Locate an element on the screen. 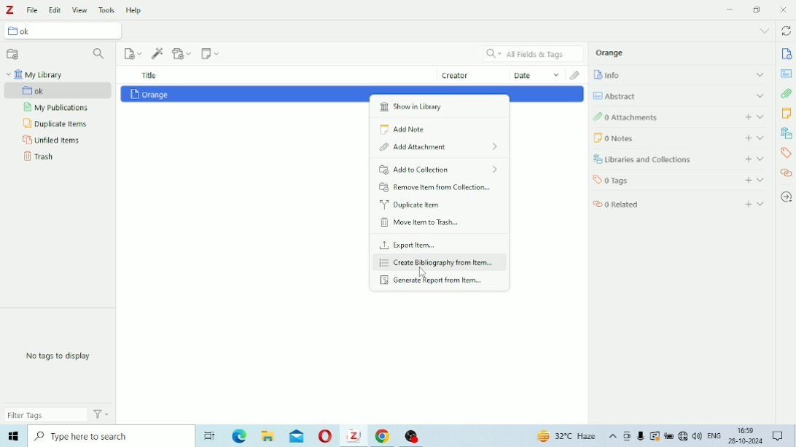 The width and height of the screenshot is (796, 447). Trash is located at coordinates (39, 157).